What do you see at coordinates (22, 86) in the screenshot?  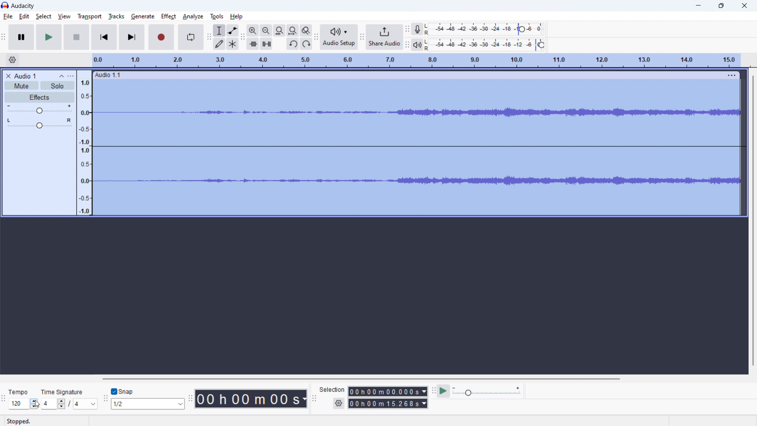 I see `mute` at bounding box center [22, 86].